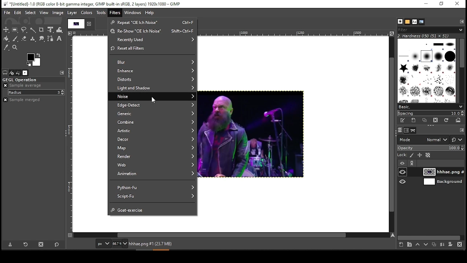 This screenshot has height=263, width=467. Describe the element at coordinates (32, 80) in the screenshot. I see `GEGL operation` at that location.